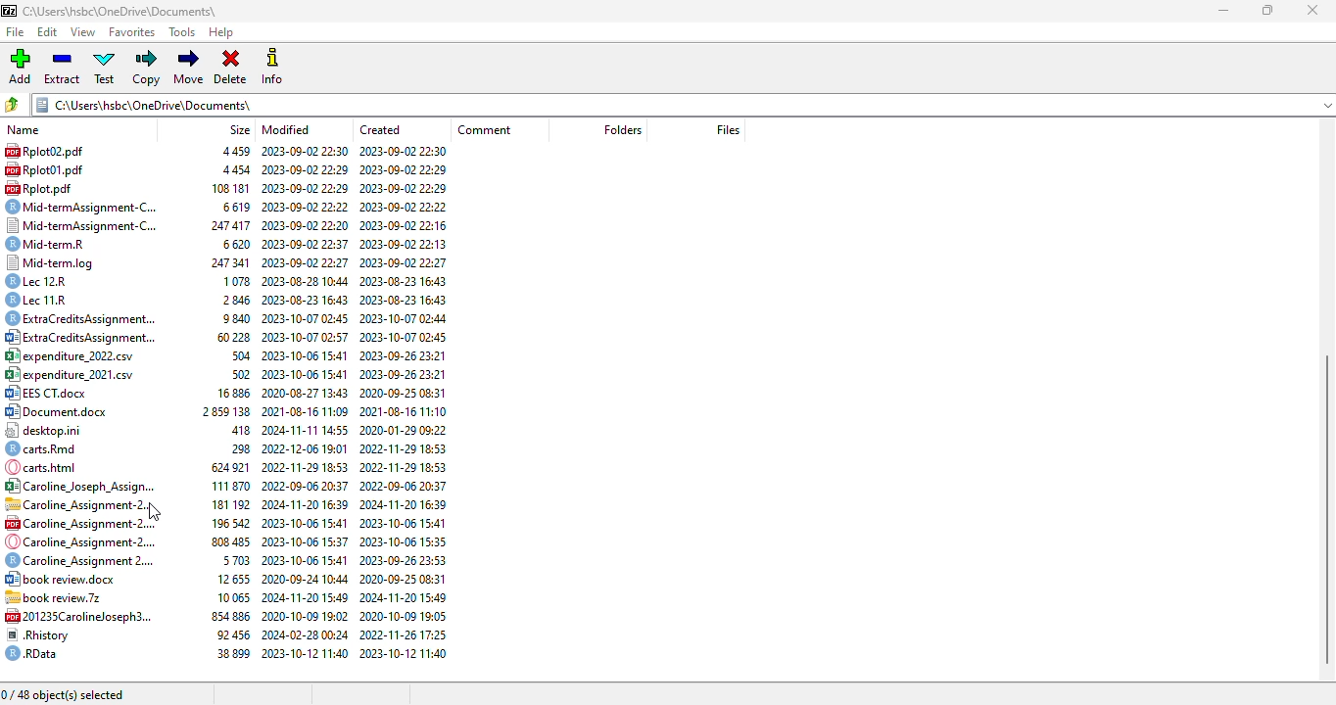 This screenshot has height=705, width=1336. What do you see at coordinates (306, 393) in the screenshot?
I see `2020-08-27 13:43` at bounding box center [306, 393].